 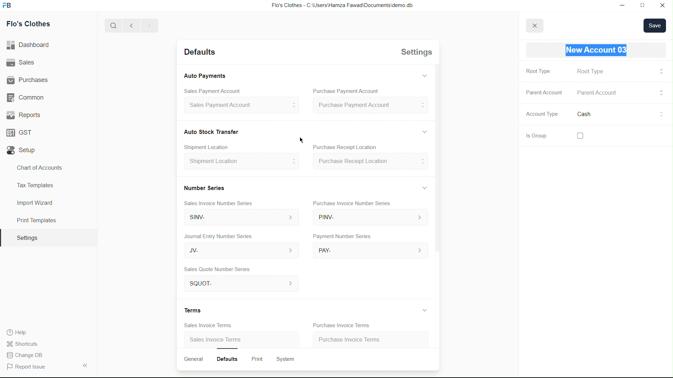 What do you see at coordinates (603, 93) in the screenshot?
I see `Parent Account` at bounding box center [603, 93].